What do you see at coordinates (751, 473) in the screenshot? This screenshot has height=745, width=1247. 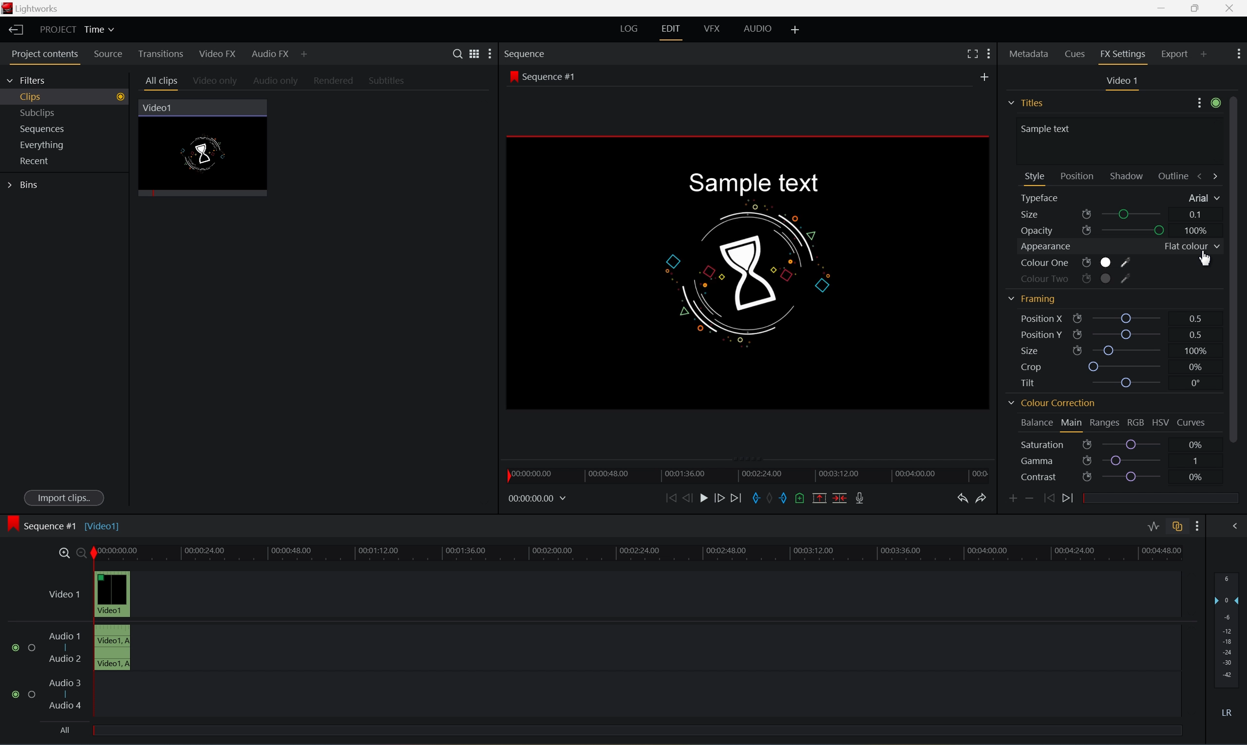 I see `Timeline Navigator` at bounding box center [751, 473].